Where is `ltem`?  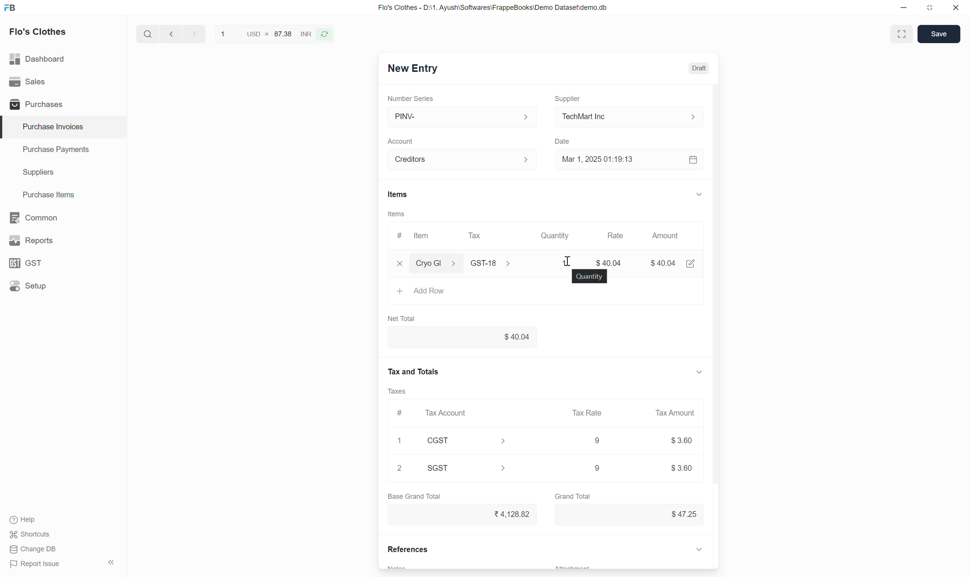 ltem is located at coordinates (423, 237).